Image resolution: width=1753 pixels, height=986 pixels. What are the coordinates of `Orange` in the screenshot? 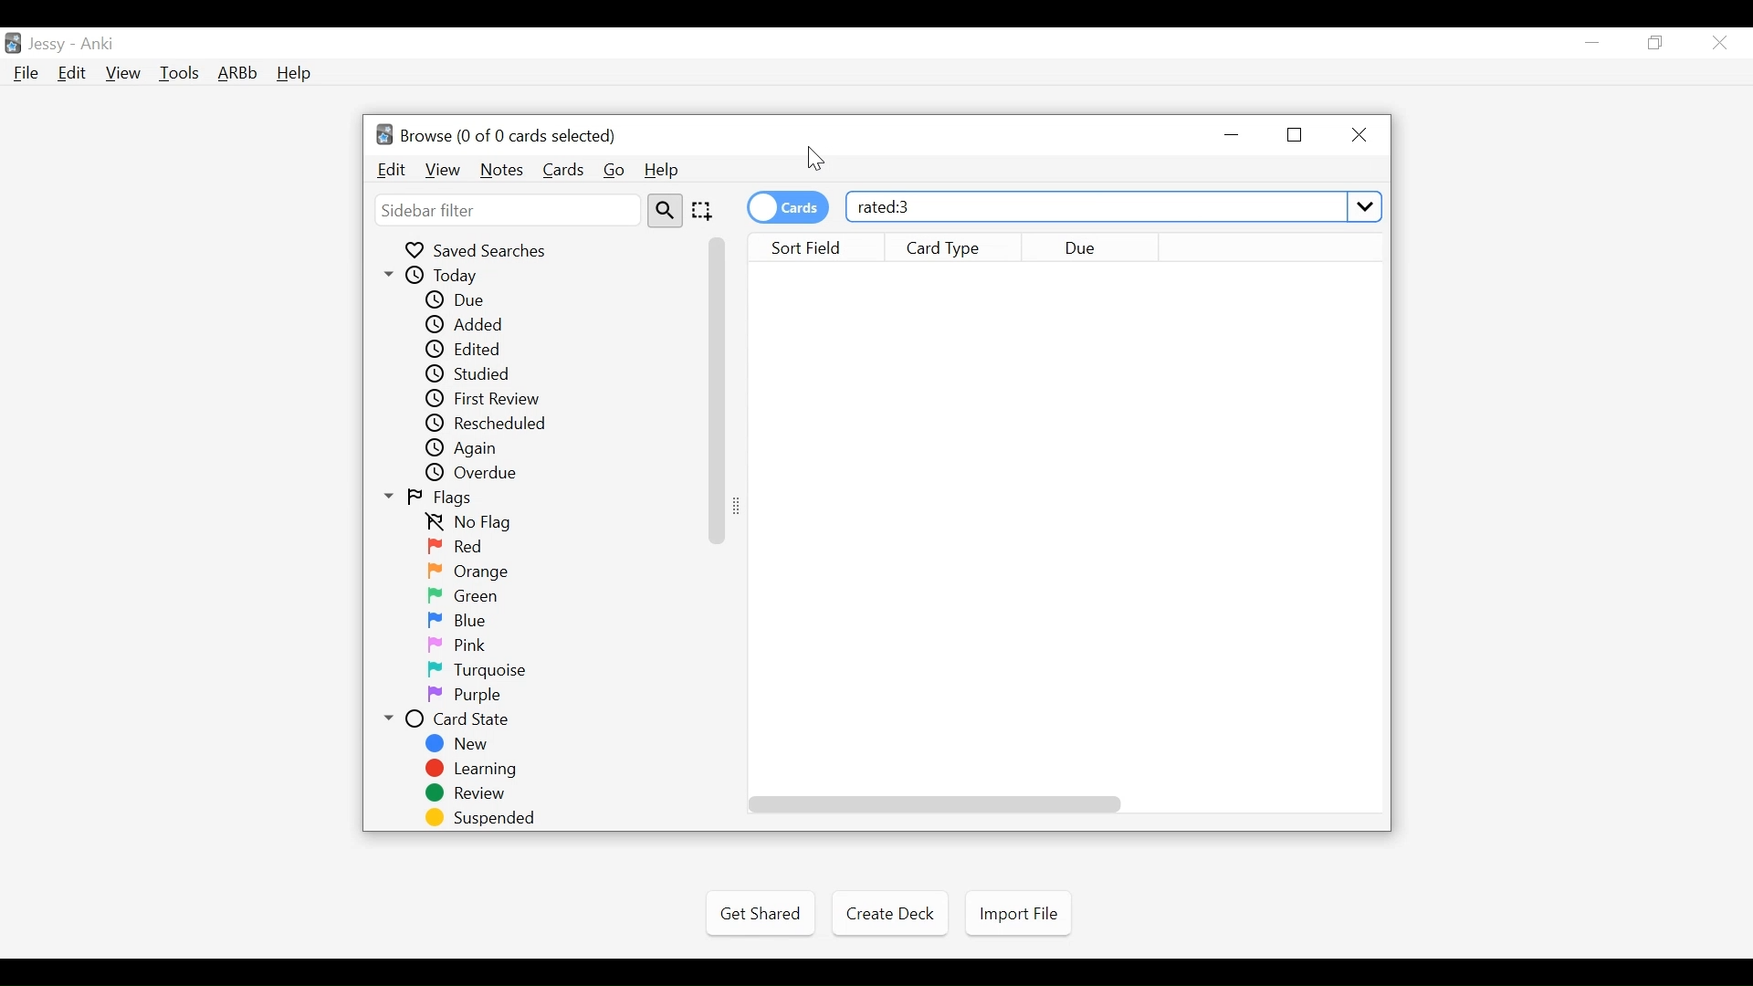 It's located at (467, 572).